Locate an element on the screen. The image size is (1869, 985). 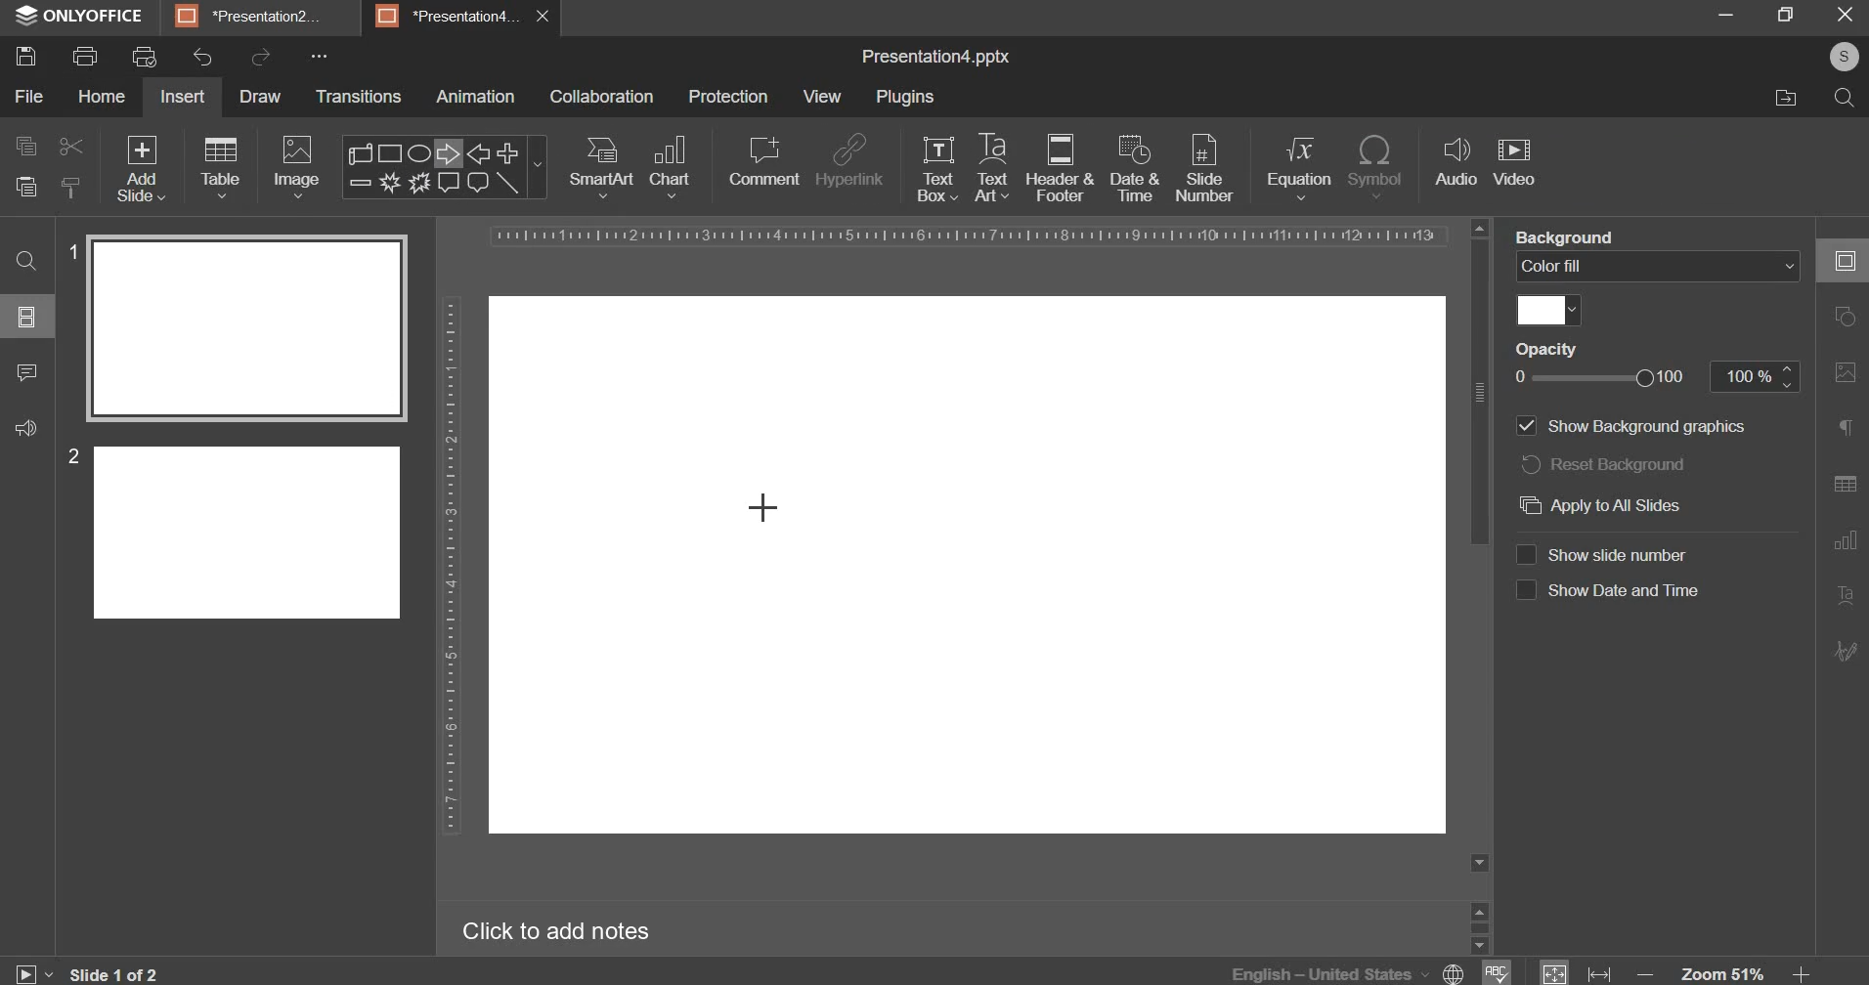
s is located at coordinates (1847, 57).